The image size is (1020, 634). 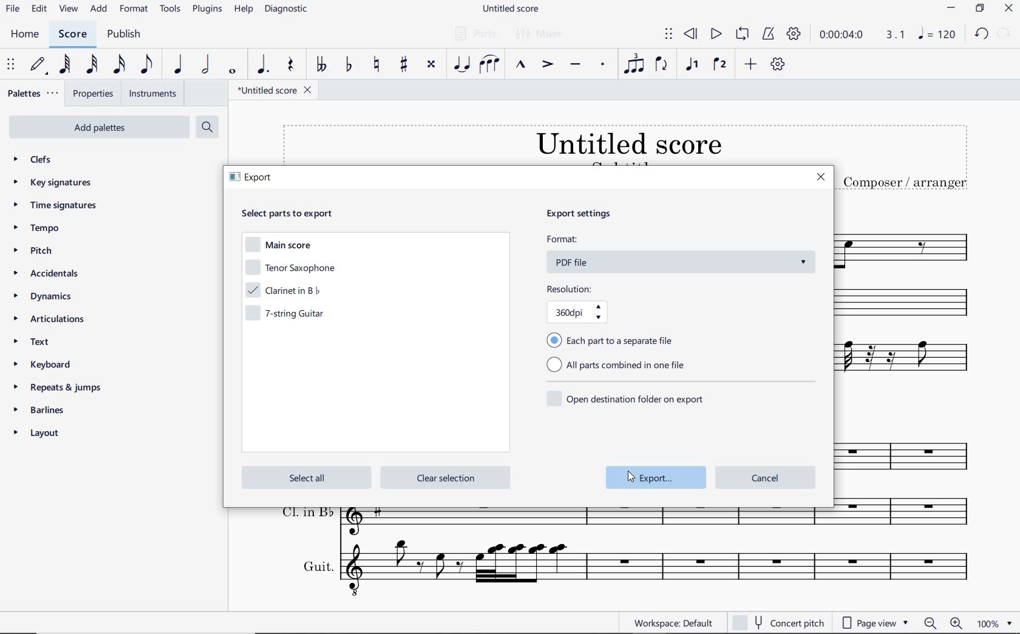 I want to click on all parts combined in one file, so click(x=620, y=366).